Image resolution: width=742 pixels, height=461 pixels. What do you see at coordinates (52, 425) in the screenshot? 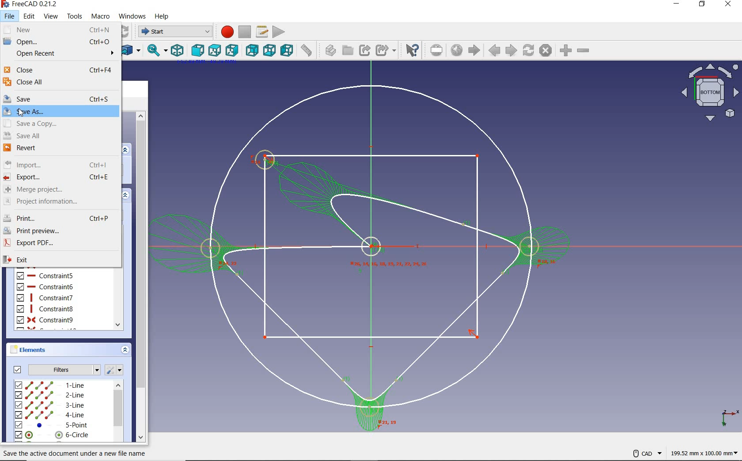
I see `5-line` at bounding box center [52, 425].